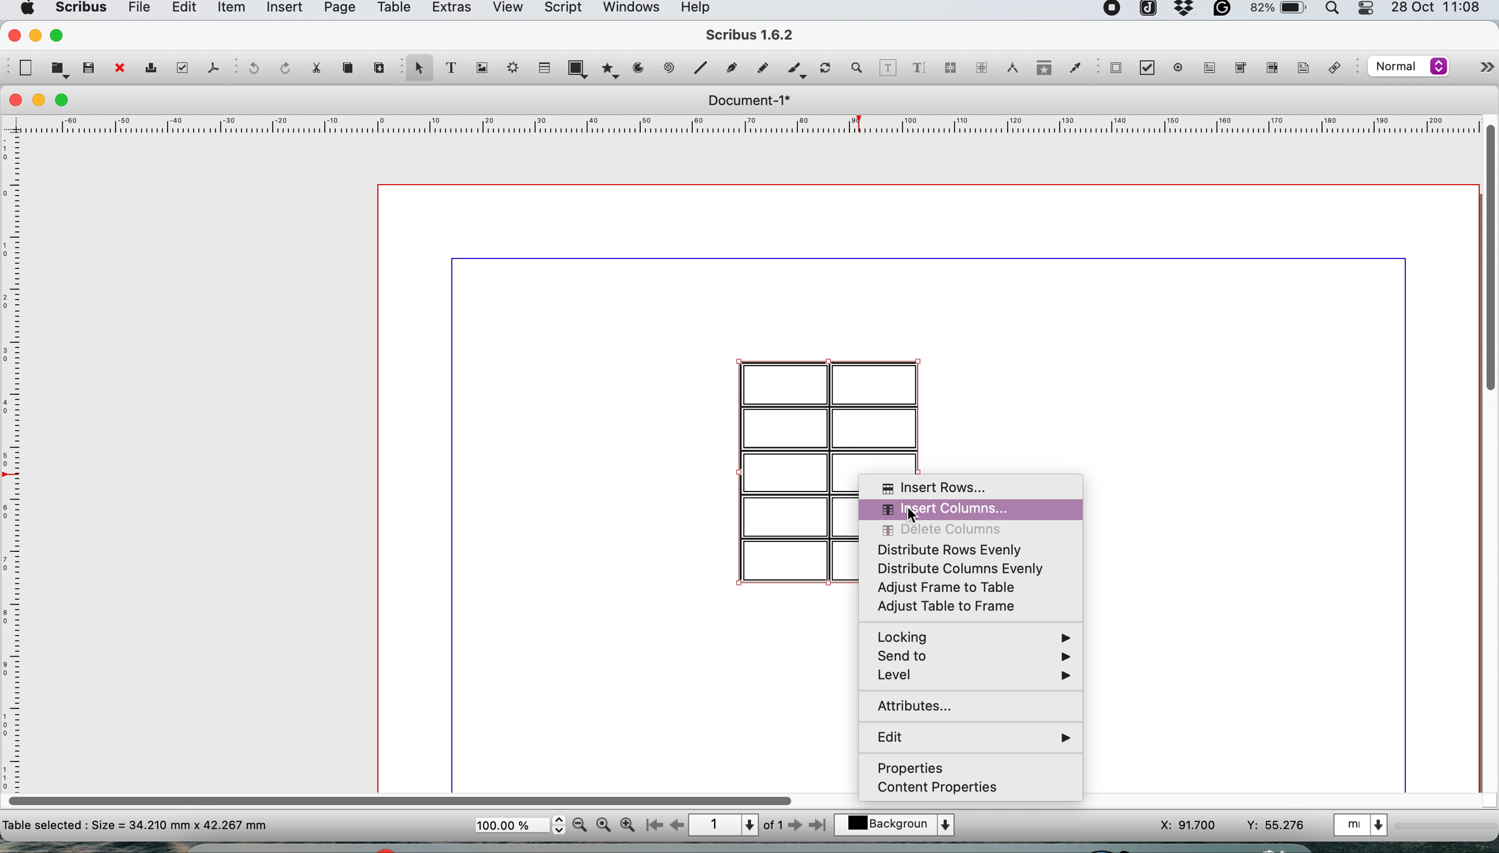 The width and height of the screenshot is (1499, 853). Describe the element at coordinates (671, 67) in the screenshot. I see `spiral` at that location.